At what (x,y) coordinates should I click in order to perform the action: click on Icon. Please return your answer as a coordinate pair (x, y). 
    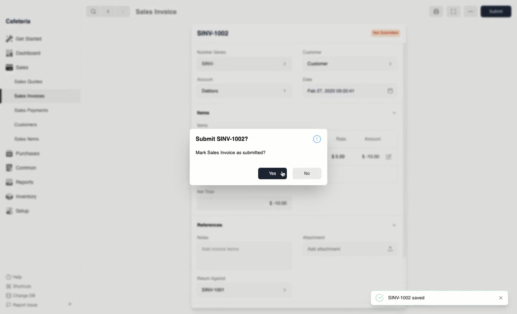
    Looking at the image, I should click on (317, 139).